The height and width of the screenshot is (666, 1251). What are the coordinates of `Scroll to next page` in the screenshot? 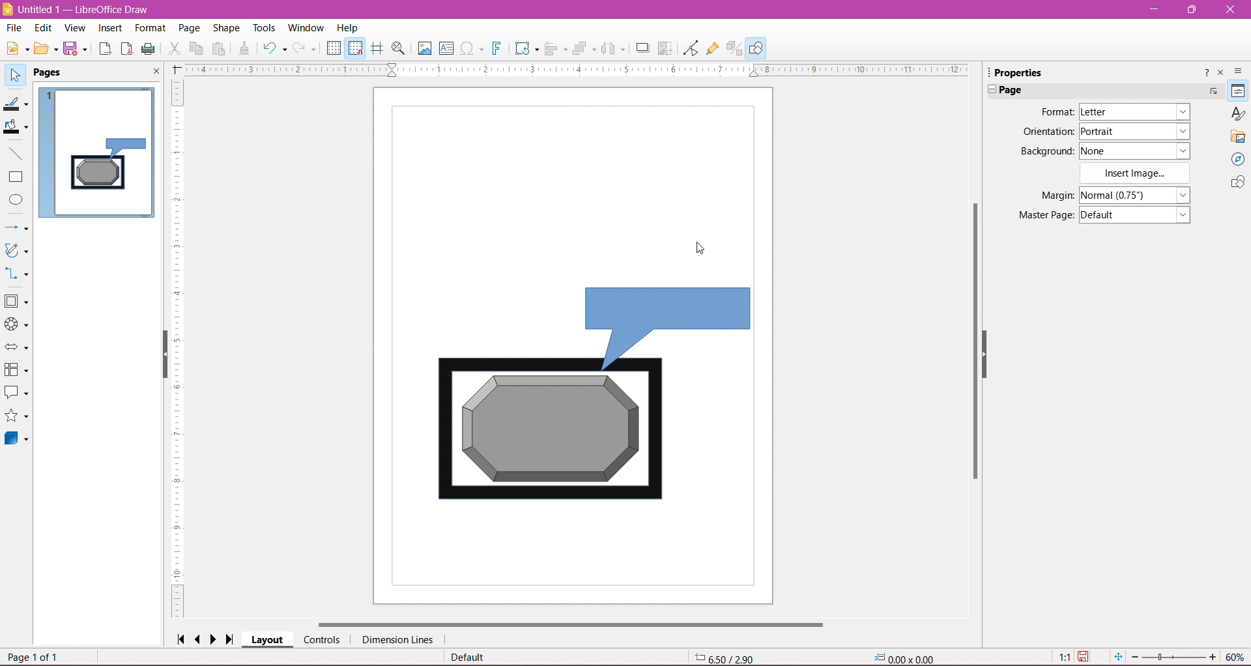 It's located at (216, 639).